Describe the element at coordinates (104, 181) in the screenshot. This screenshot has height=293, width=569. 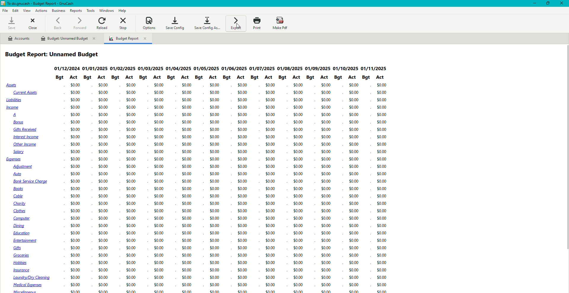
I see `0.00` at that location.